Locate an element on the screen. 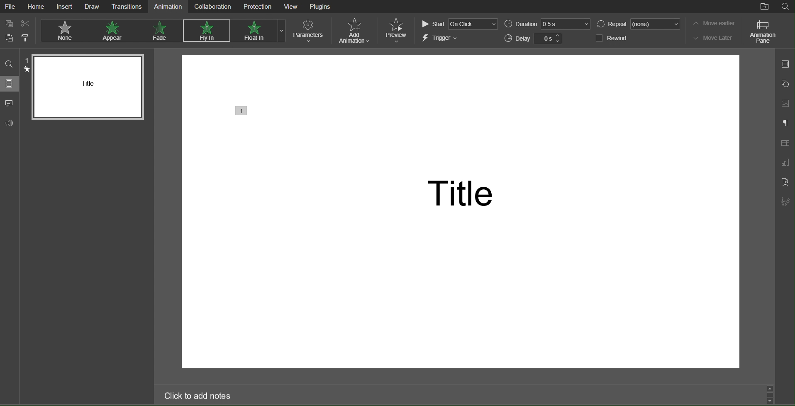 The image size is (795, 406). Cut Copy Paste is located at coordinates (17, 31).